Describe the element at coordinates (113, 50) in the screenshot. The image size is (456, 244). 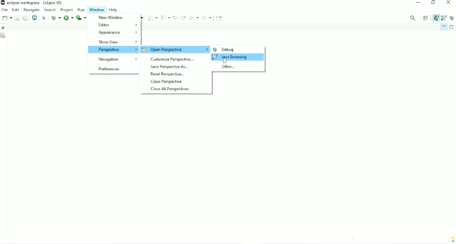
I see `Perspective` at that location.